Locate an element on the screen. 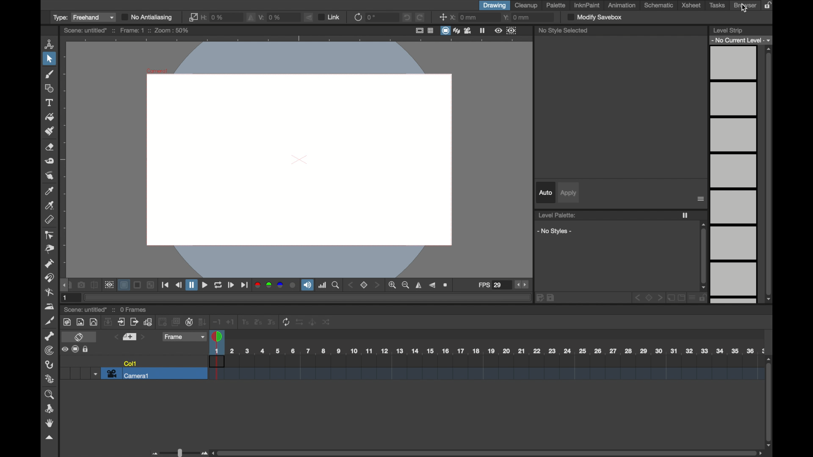  down is located at coordinates (109, 322).